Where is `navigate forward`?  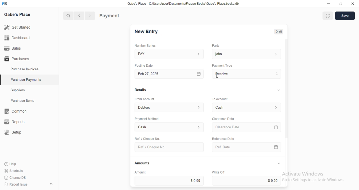 navigate forward is located at coordinates (90, 16).